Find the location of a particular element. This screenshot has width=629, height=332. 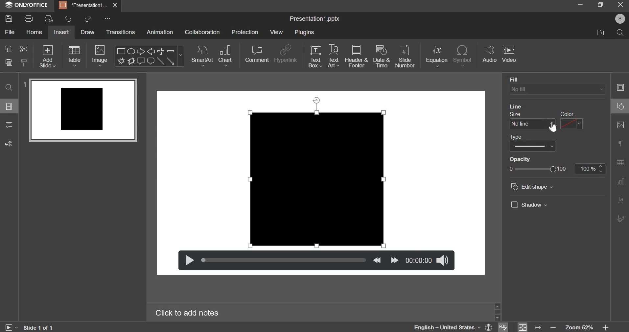

color is located at coordinates (572, 124).